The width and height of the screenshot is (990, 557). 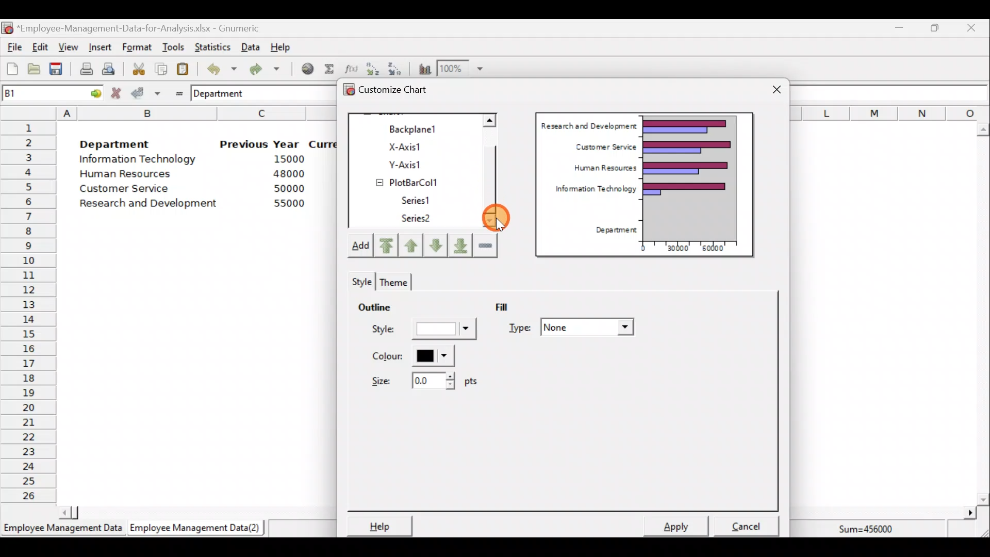 What do you see at coordinates (34, 93) in the screenshot?
I see `Cell name B1` at bounding box center [34, 93].